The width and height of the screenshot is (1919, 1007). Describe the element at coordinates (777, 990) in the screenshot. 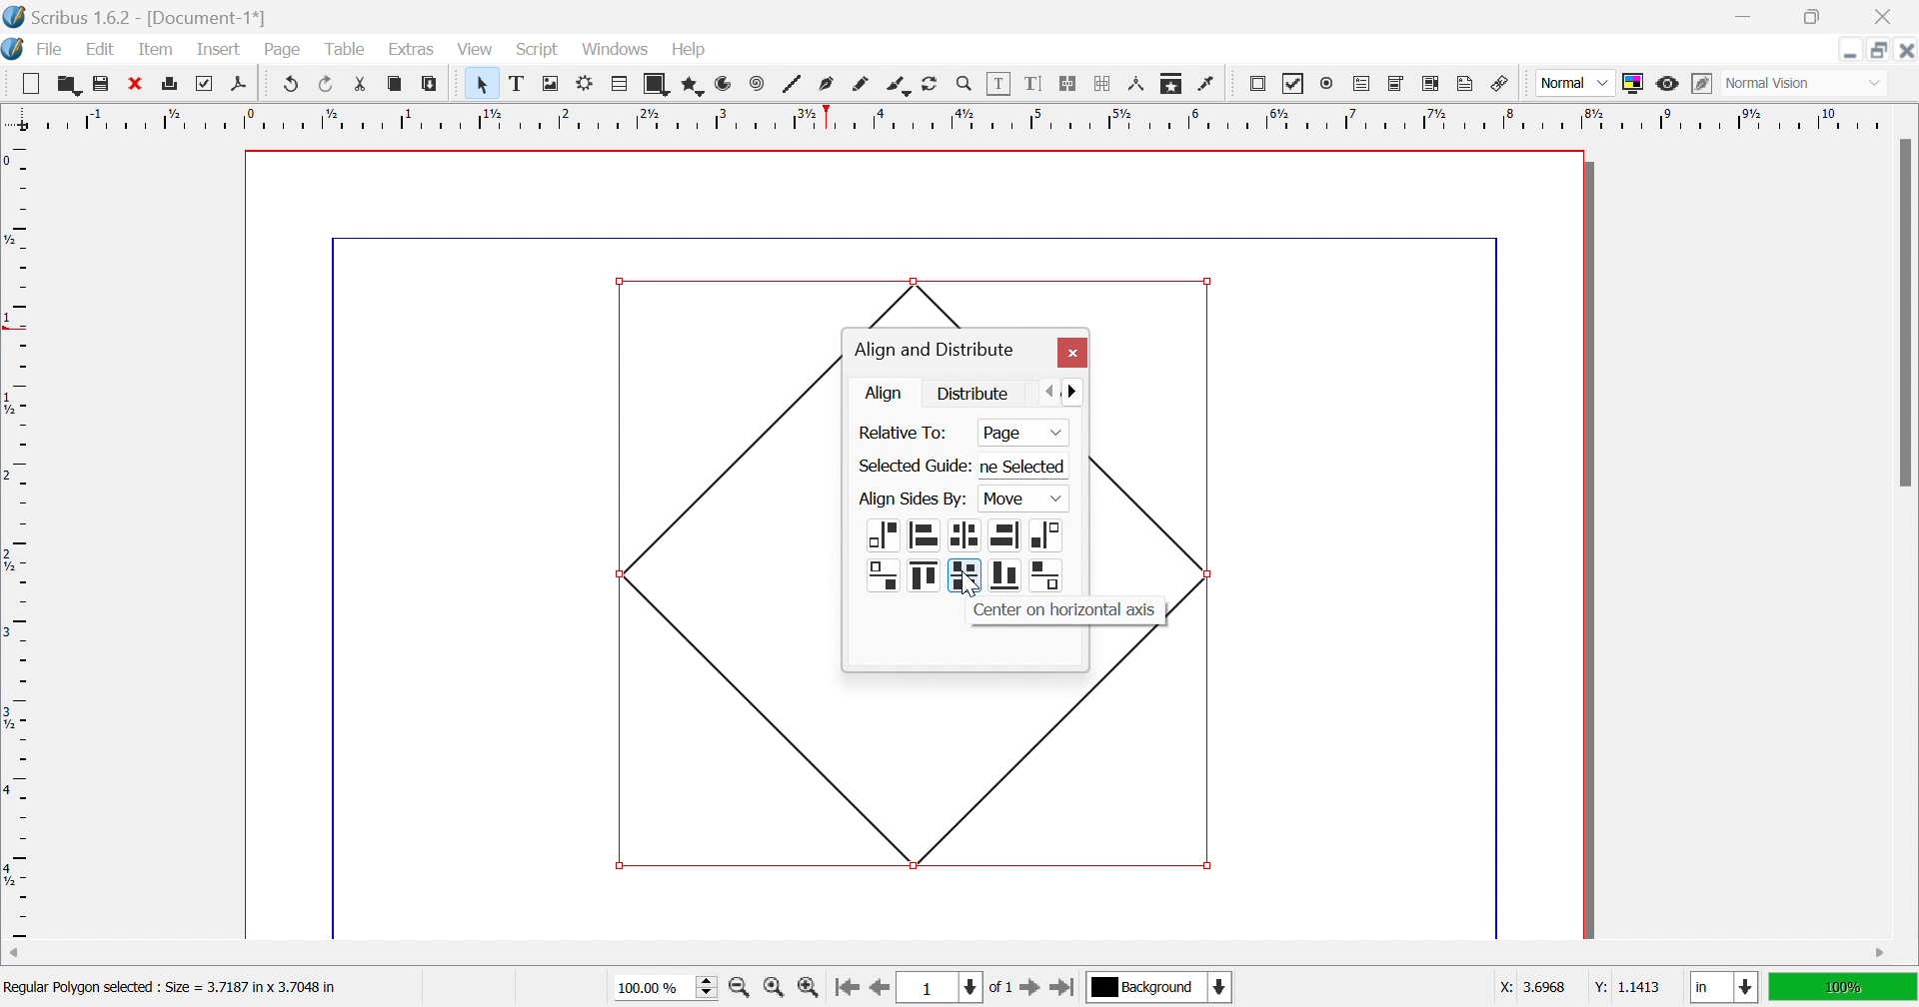

I see `Zoom to 100%` at that location.